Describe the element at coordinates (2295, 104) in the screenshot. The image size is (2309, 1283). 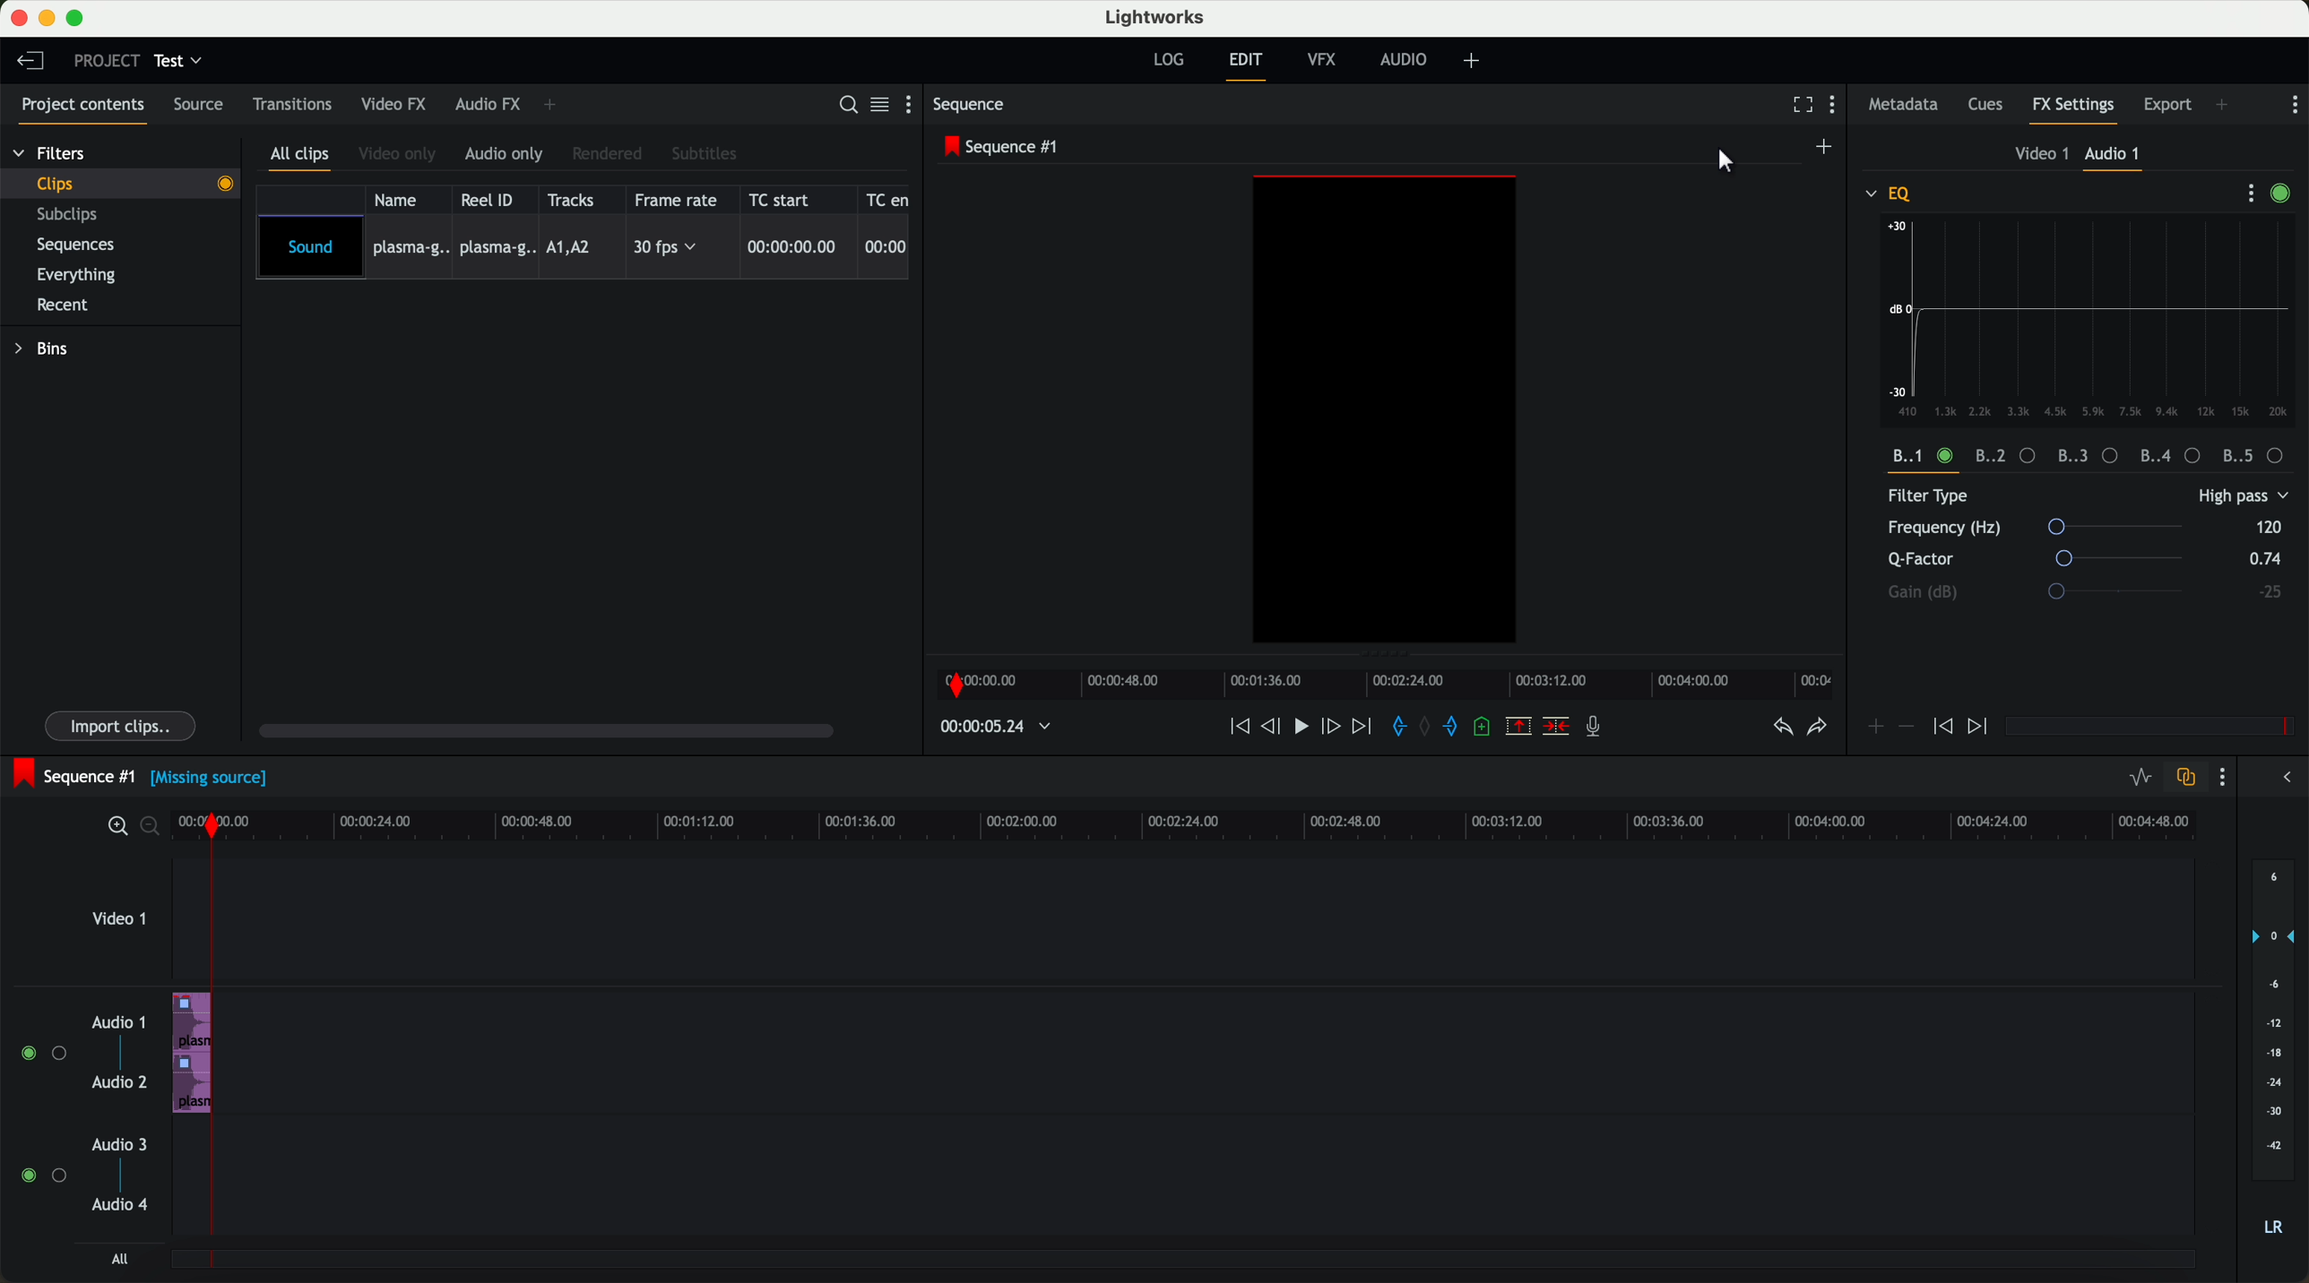
I see `show settings menu` at that location.